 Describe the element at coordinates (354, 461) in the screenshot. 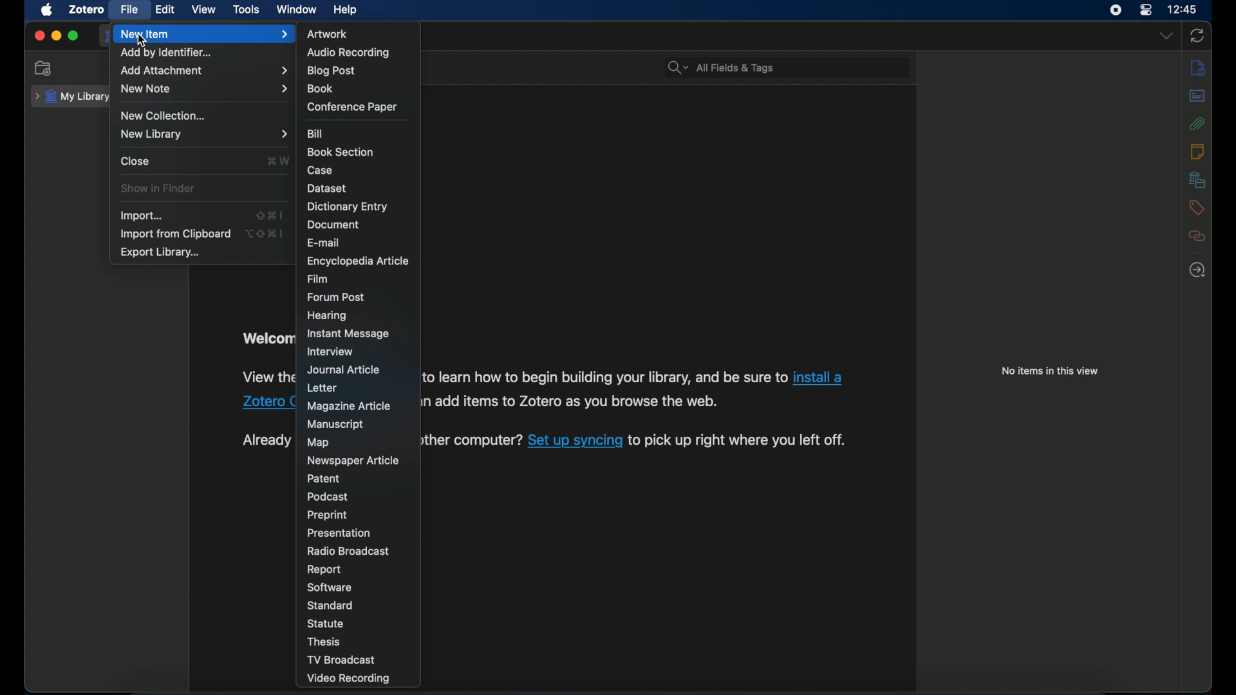

I see `newspaper article` at that location.